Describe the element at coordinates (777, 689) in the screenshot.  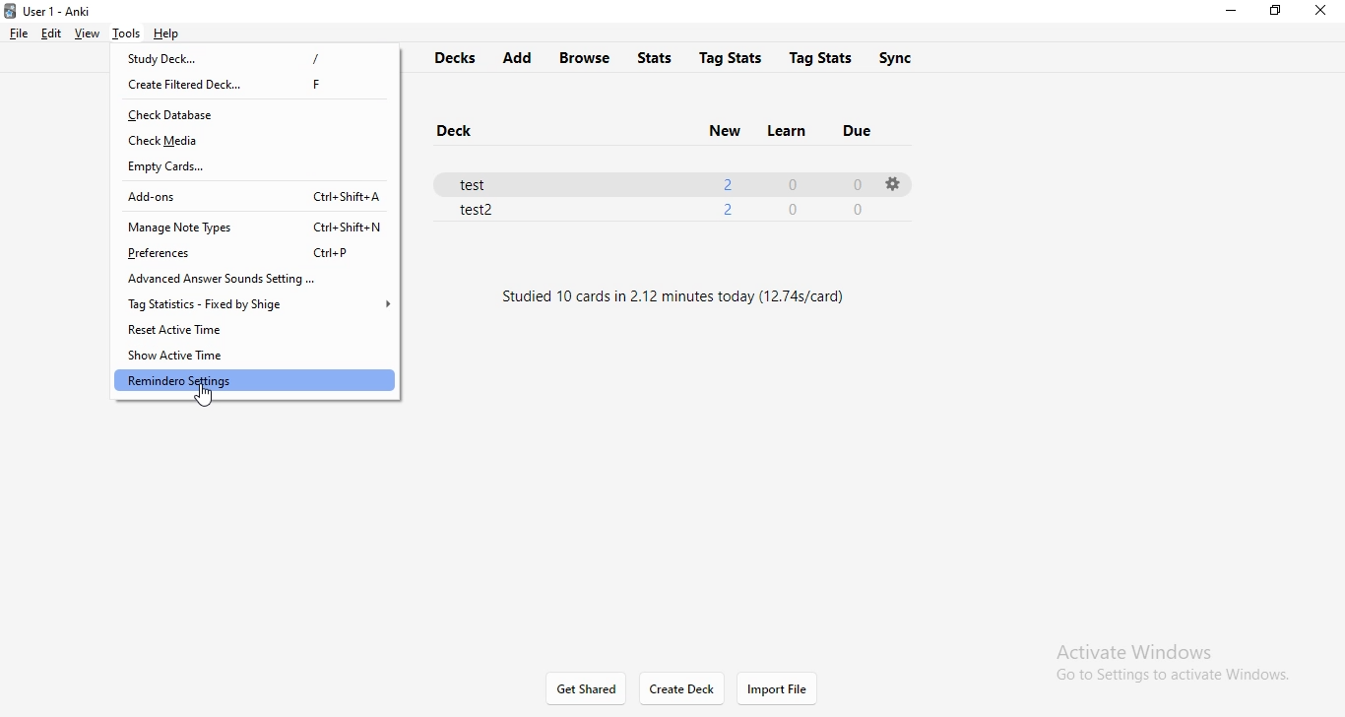
I see `import` at that location.